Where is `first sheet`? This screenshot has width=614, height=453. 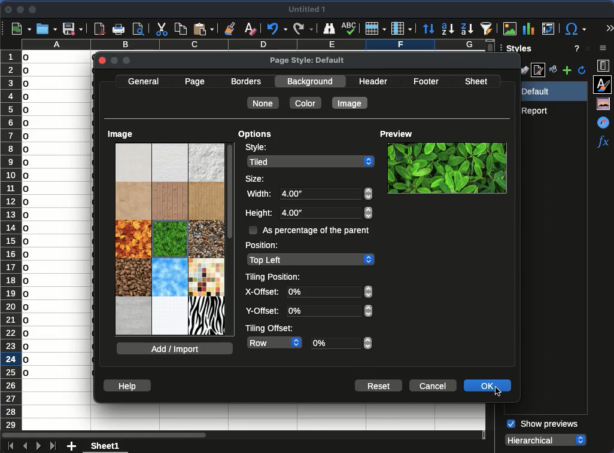
first sheet is located at coordinates (9, 445).